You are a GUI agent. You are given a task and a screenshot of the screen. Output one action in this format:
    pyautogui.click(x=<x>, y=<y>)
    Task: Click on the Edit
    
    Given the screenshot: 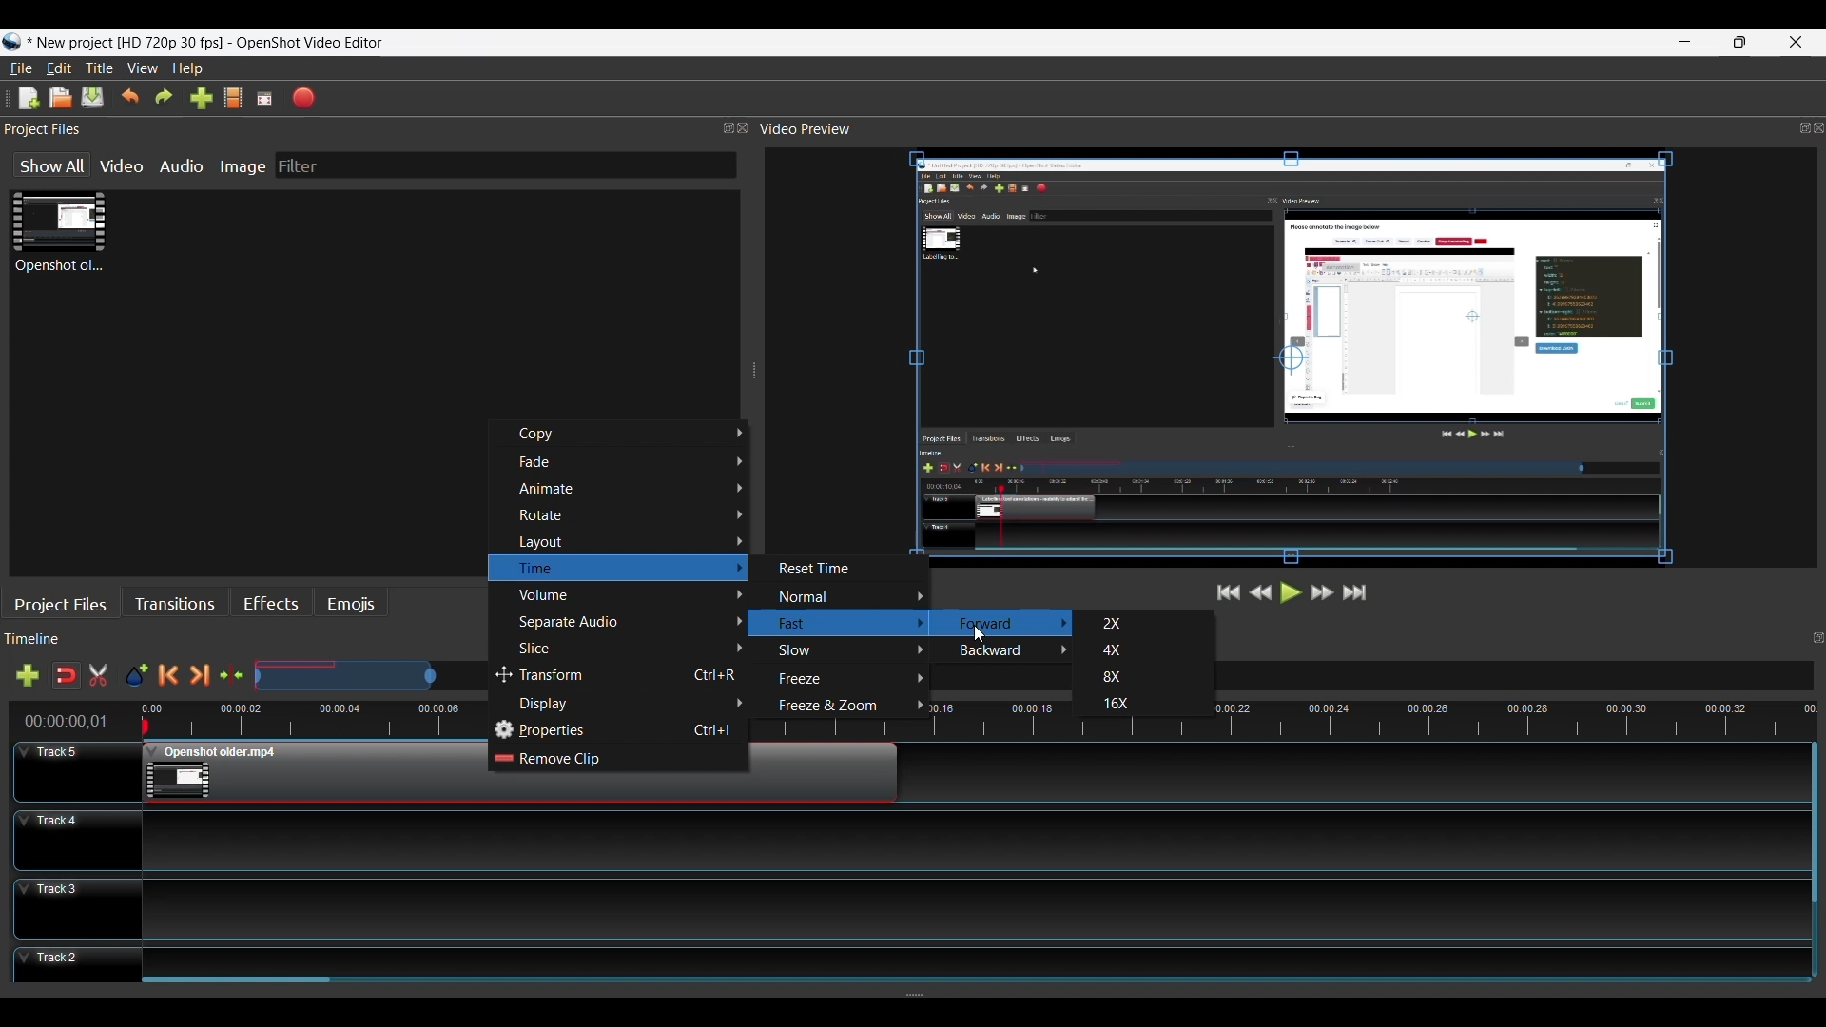 What is the action you would take?
    pyautogui.click(x=59, y=68)
    